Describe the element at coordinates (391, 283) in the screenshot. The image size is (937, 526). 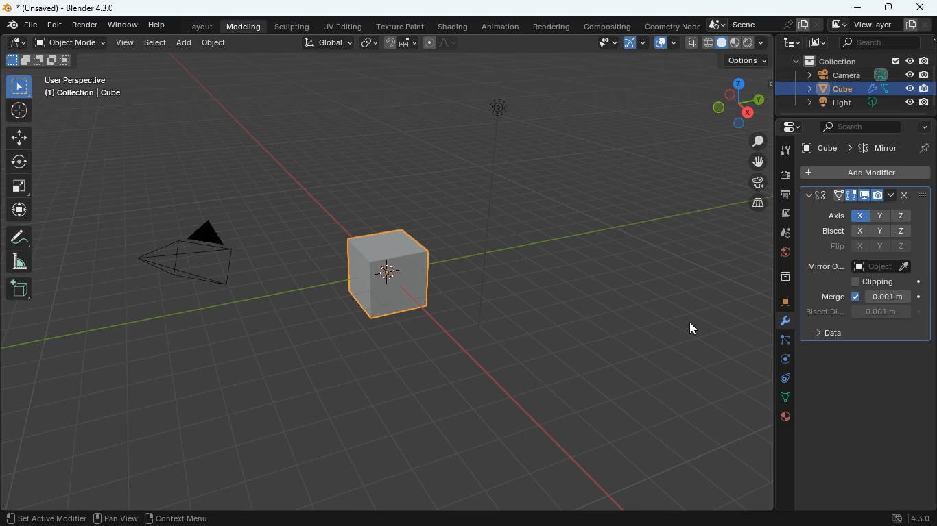
I see `cube` at that location.